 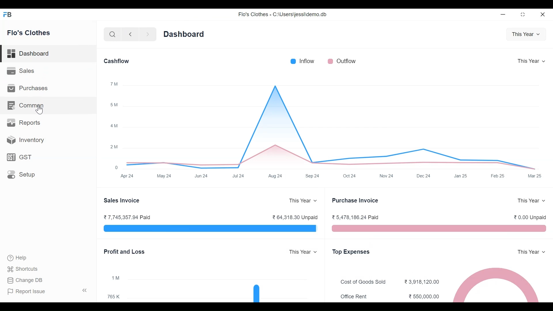 I want to click on 765K, so click(x=114, y=296).